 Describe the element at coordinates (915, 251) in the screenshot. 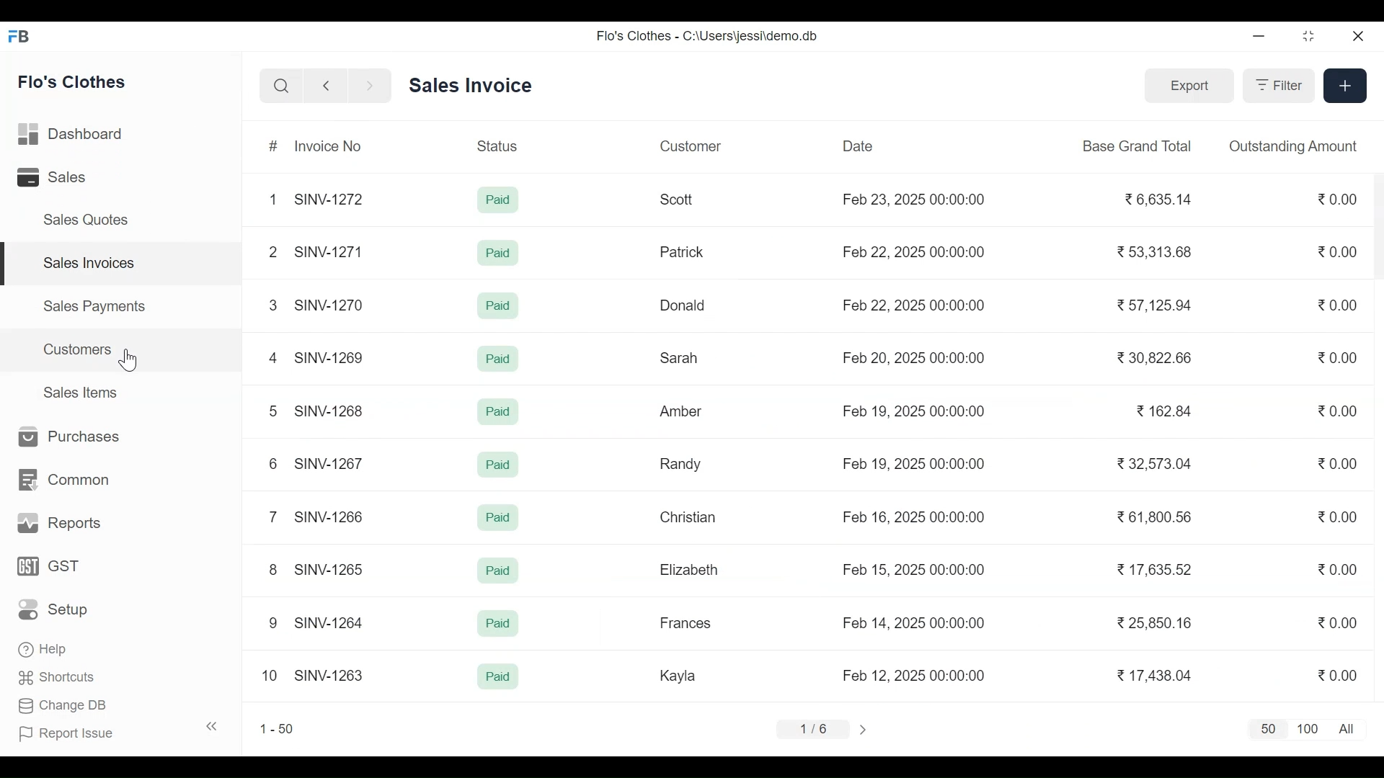

I see `Feb 22, 2025 00:00:00` at that location.